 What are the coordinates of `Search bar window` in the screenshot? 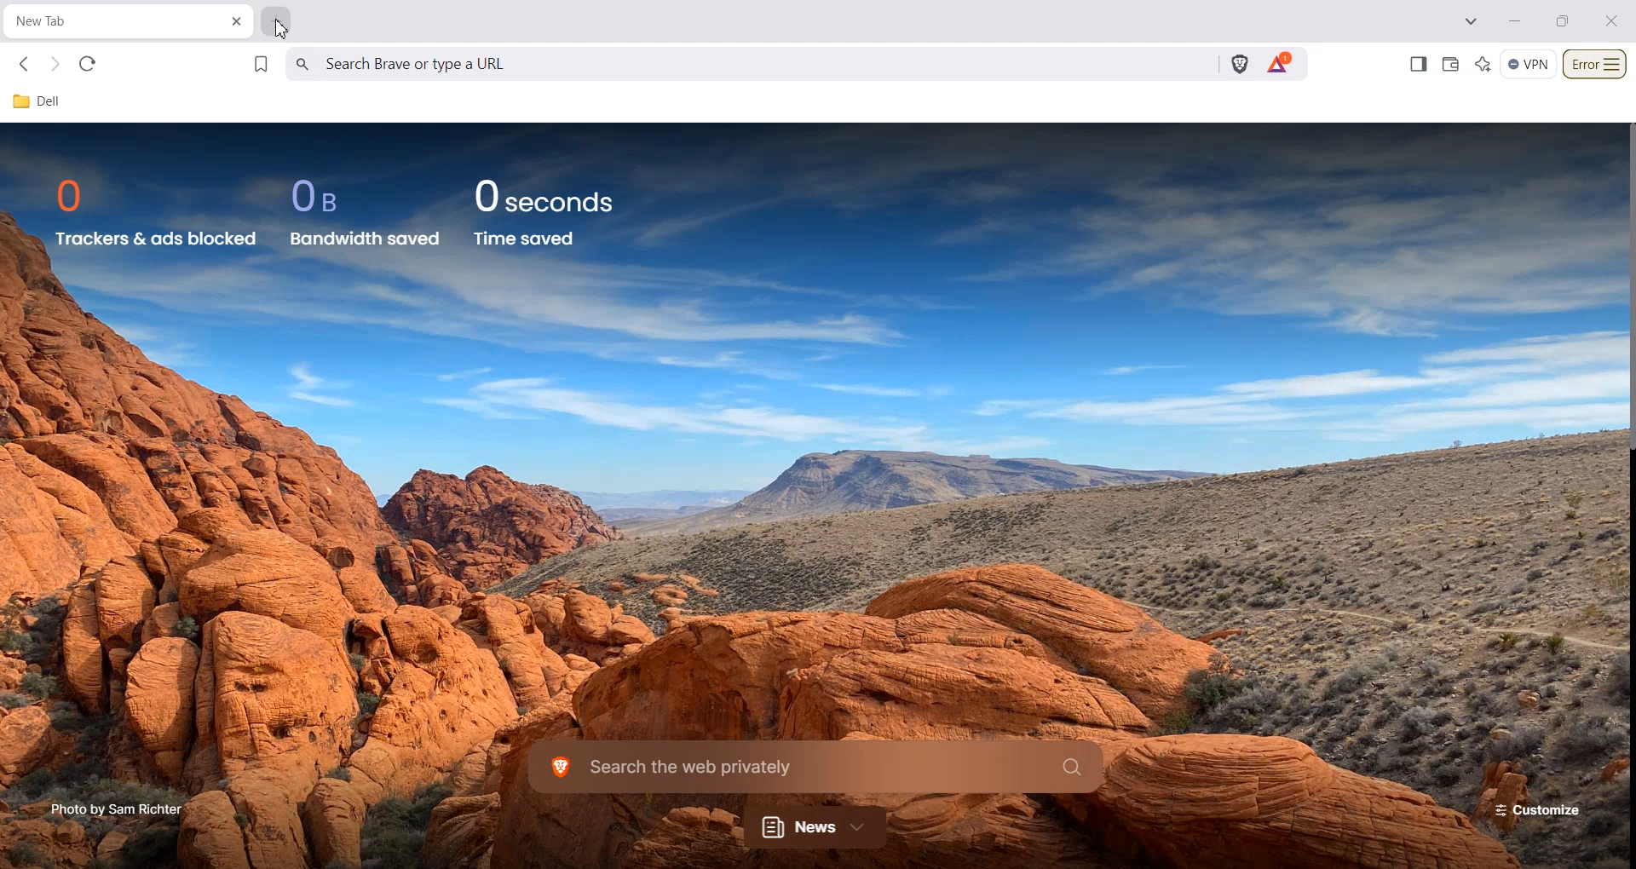 It's located at (750, 64).